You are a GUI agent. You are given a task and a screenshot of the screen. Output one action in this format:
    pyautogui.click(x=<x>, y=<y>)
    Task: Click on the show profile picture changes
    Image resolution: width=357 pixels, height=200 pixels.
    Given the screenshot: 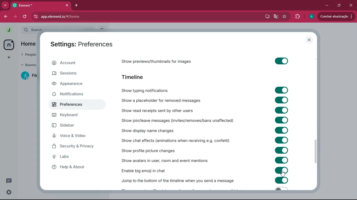 What is the action you would take?
    pyautogui.click(x=152, y=150)
    